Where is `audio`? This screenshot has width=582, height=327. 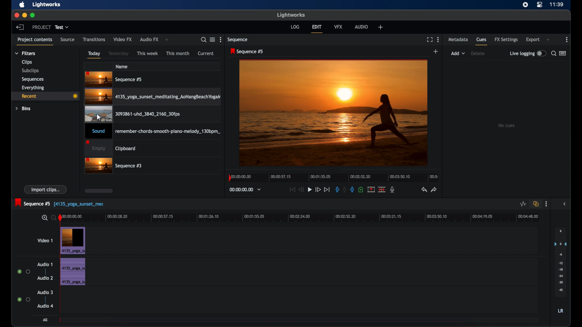 audio is located at coordinates (361, 27).